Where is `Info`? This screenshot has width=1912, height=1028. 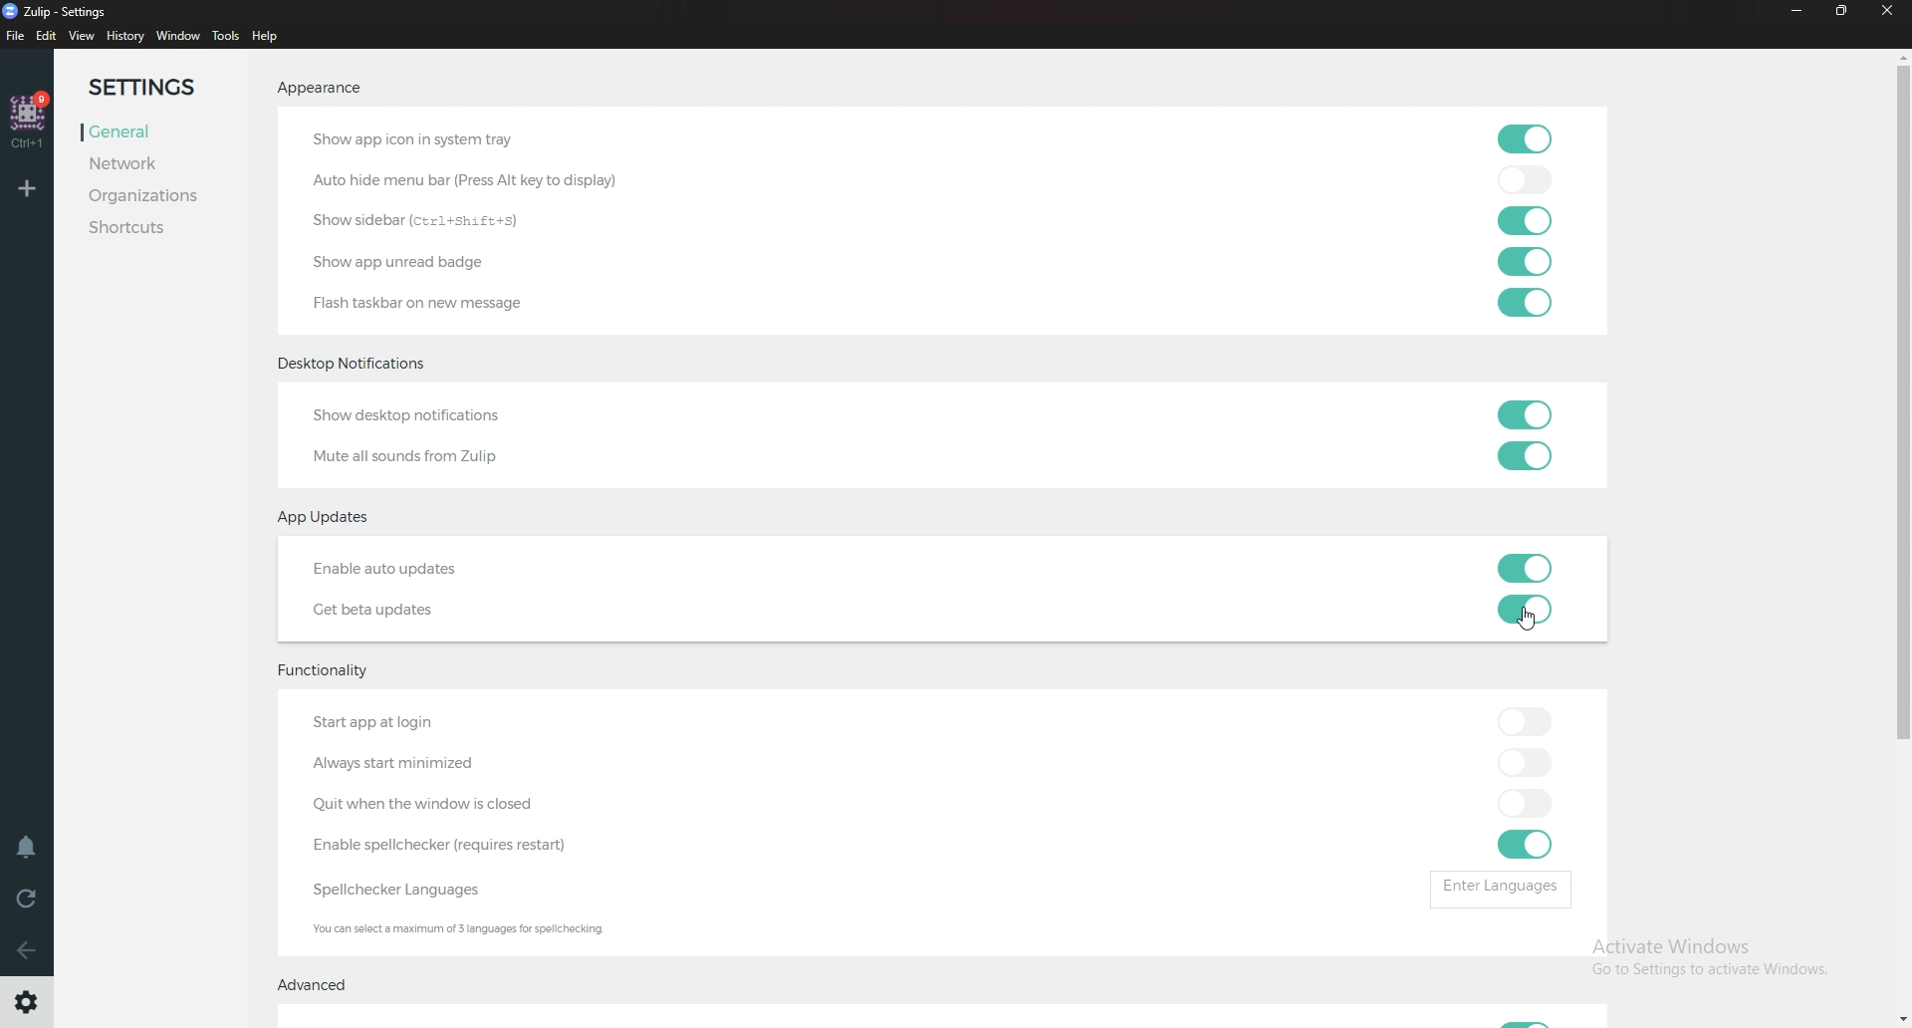 Info is located at coordinates (508, 926).